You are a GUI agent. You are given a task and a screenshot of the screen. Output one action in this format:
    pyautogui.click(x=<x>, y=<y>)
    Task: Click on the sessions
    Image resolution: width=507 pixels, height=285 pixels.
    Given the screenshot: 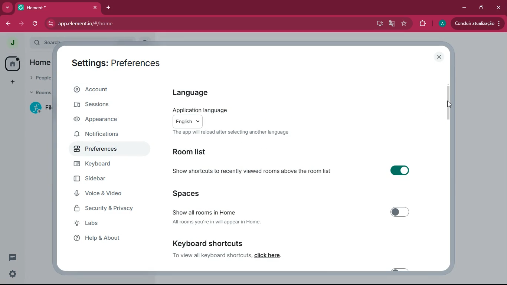 What is the action you would take?
    pyautogui.click(x=105, y=105)
    